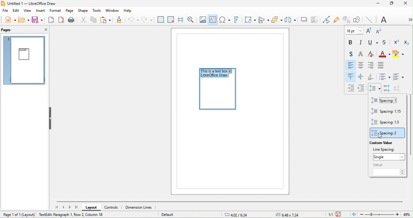 The image size is (413, 218). Describe the element at coordinates (356, 19) in the screenshot. I see `show draw function` at that location.